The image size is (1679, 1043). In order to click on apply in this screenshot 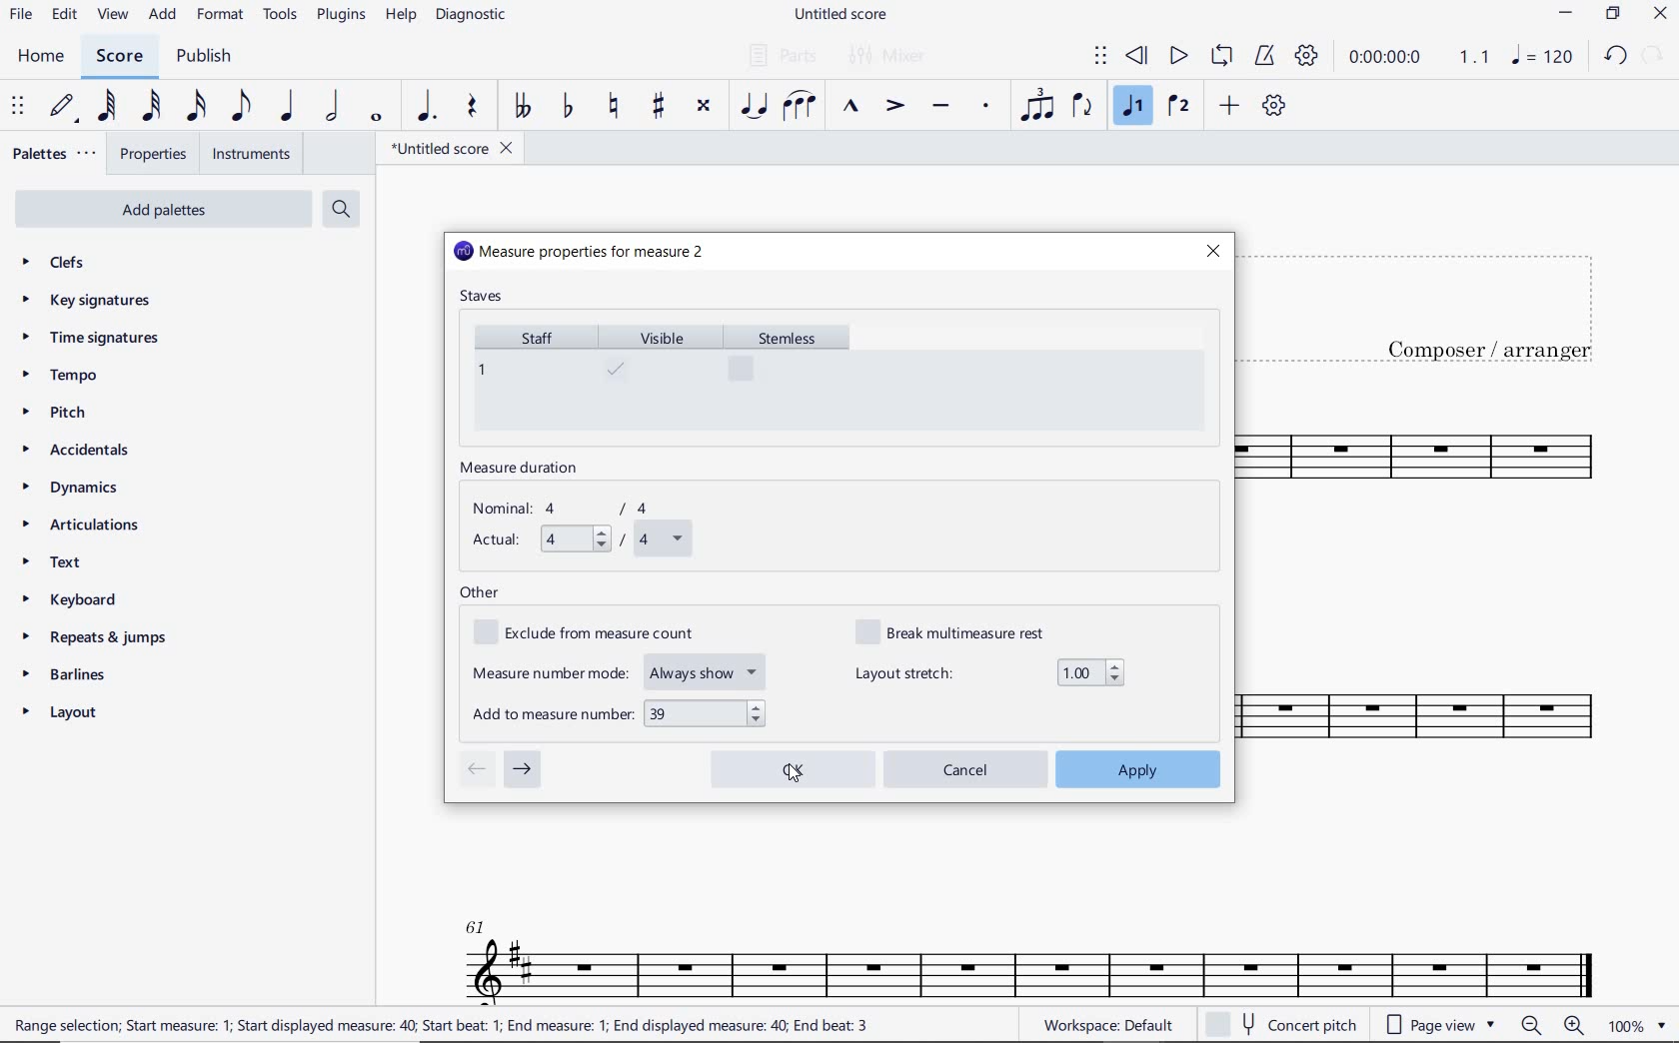, I will do `click(1140, 769)`.